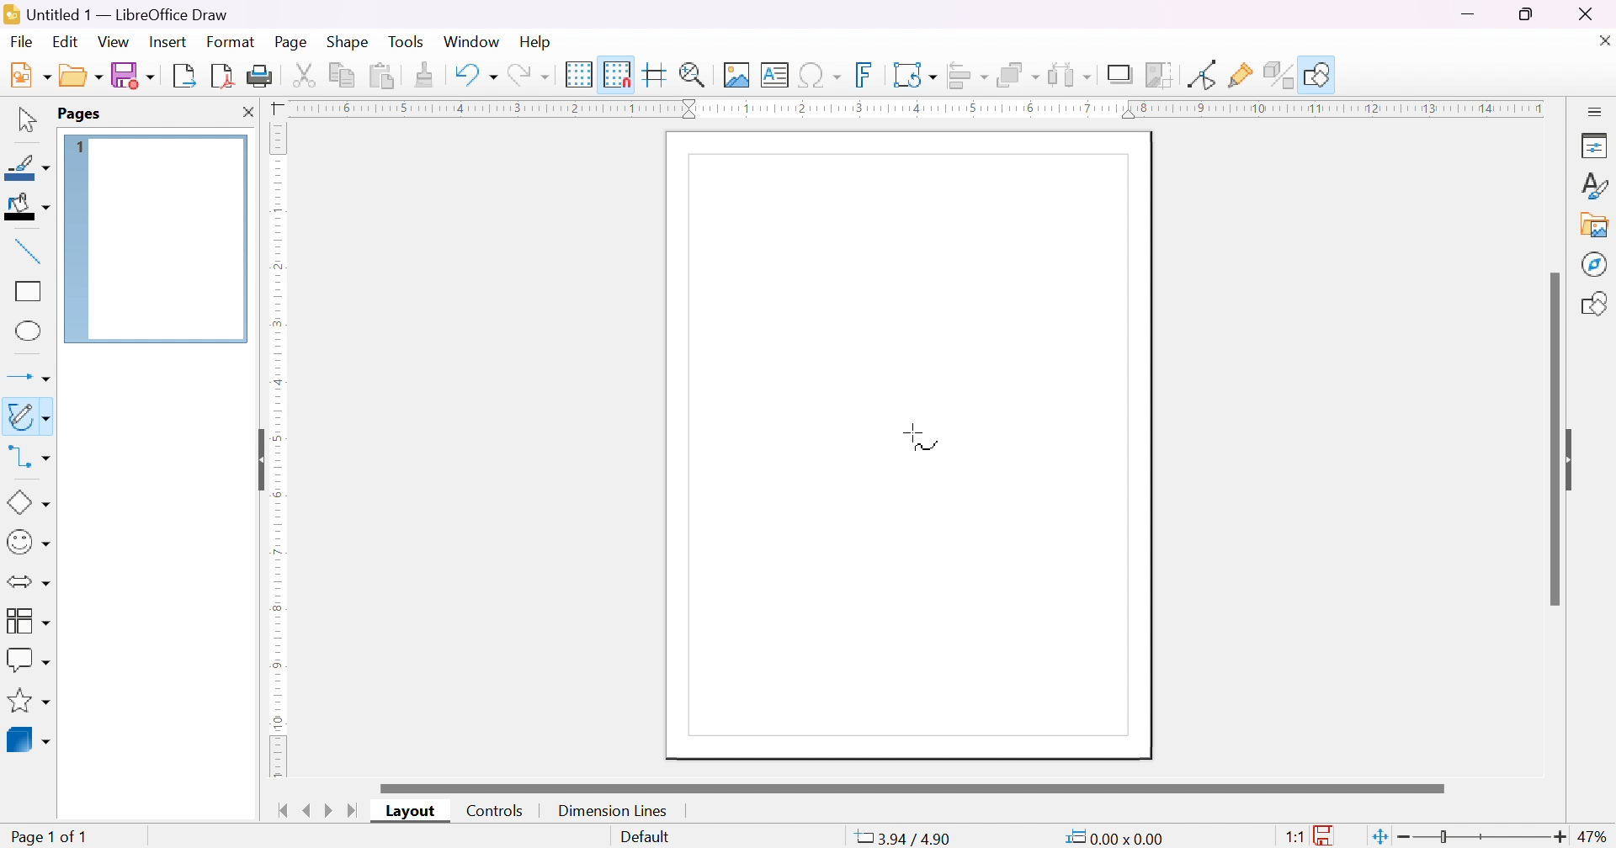 This screenshot has width=1616, height=848. What do you see at coordinates (1486, 838) in the screenshot?
I see `slider` at bounding box center [1486, 838].